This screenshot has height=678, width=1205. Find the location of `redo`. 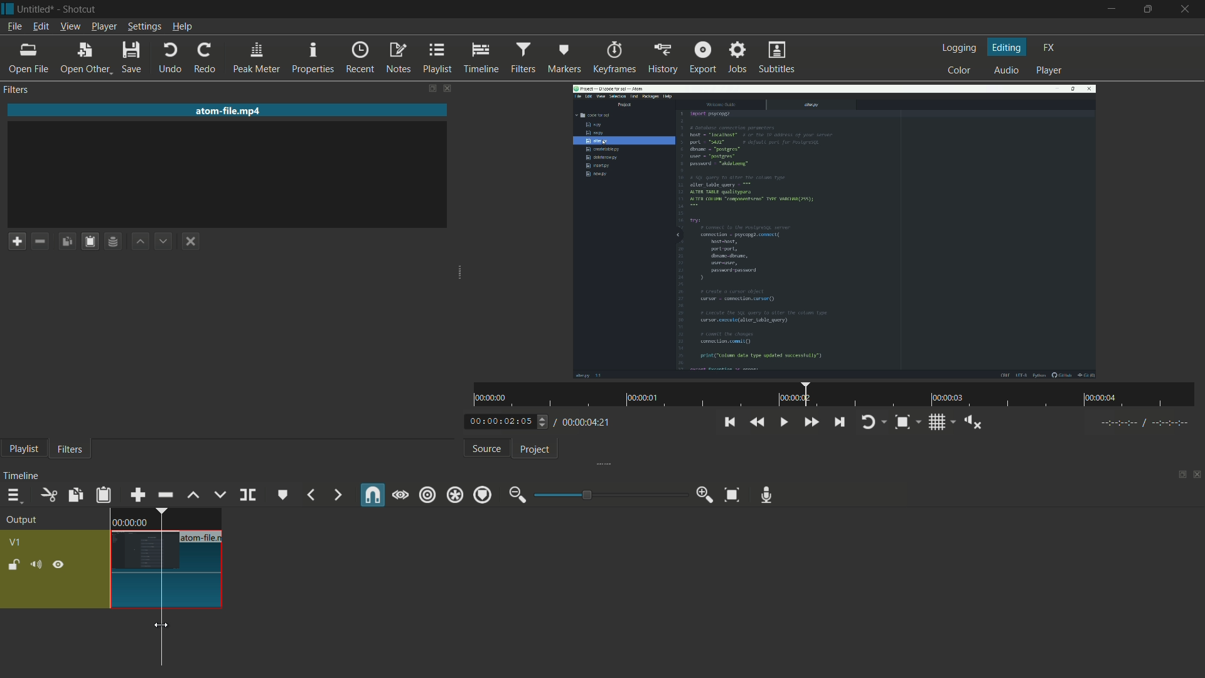

redo is located at coordinates (205, 58).